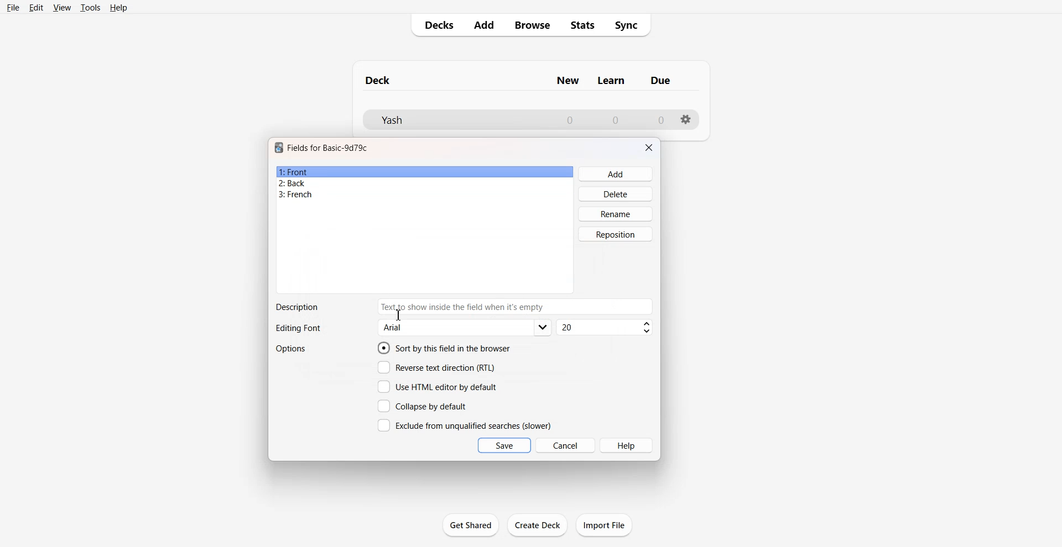 Image resolution: width=1062 pixels, height=547 pixels. Describe the element at coordinates (465, 328) in the screenshot. I see `Editing font options` at that location.